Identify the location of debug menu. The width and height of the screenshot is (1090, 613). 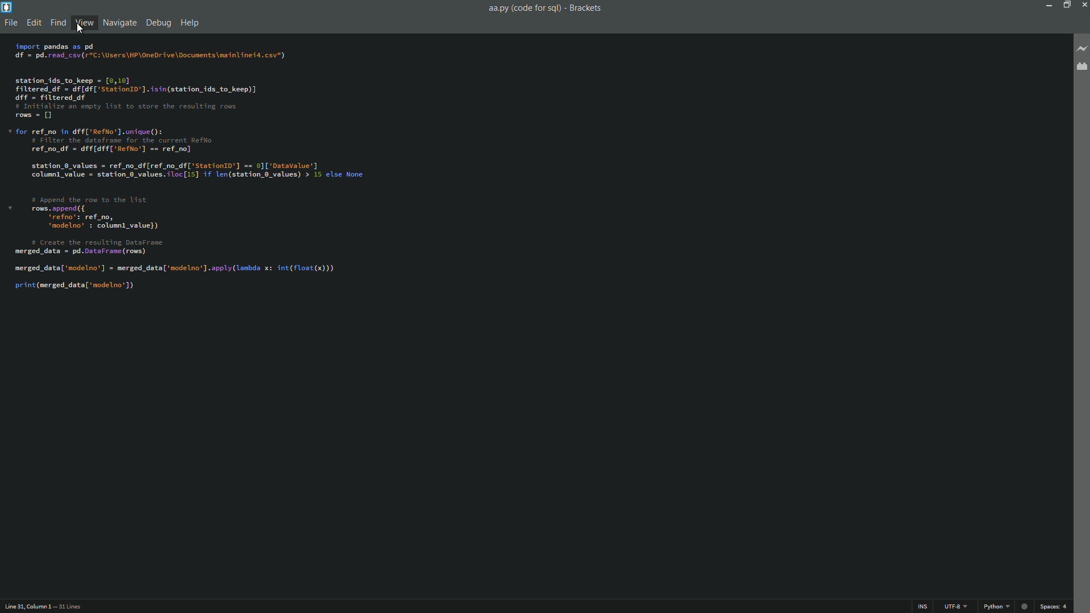
(158, 23).